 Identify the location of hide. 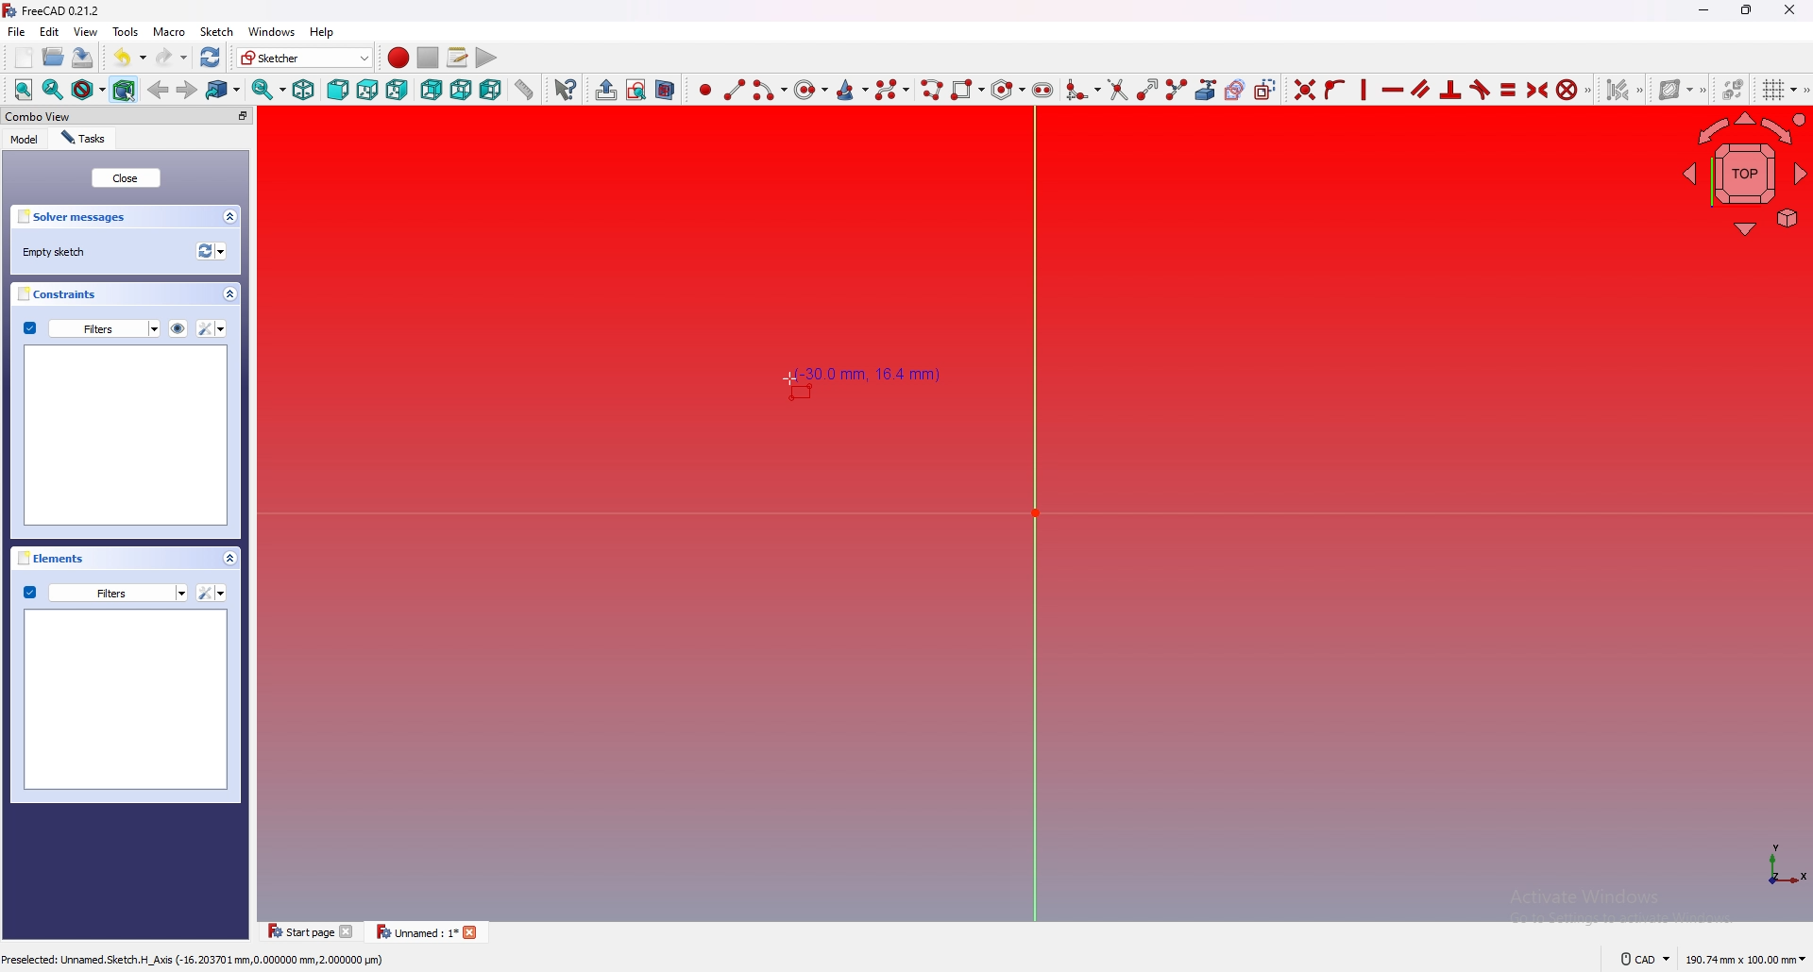
(178, 329).